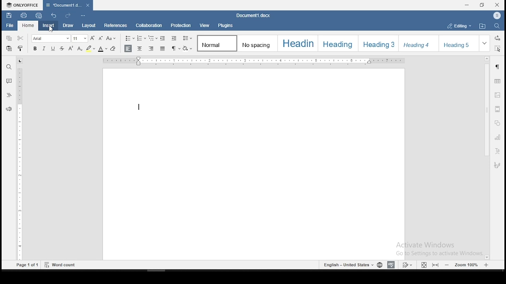 The height and width of the screenshot is (284, 506). Describe the element at coordinates (60, 264) in the screenshot. I see `Word Count` at that location.